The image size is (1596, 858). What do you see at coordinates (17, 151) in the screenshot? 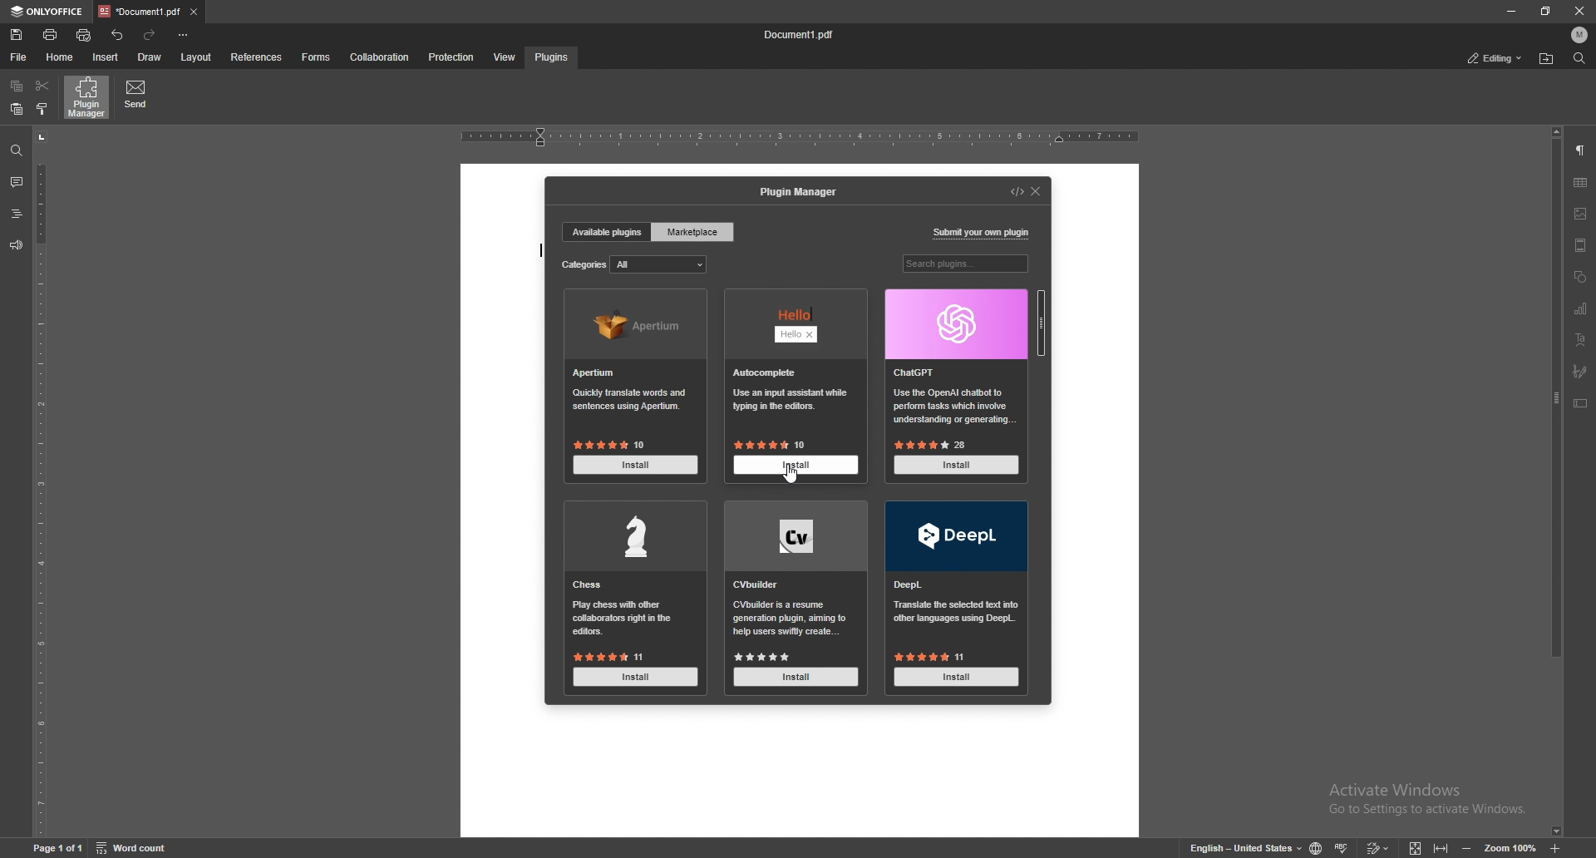
I see `find` at bounding box center [17, 151].